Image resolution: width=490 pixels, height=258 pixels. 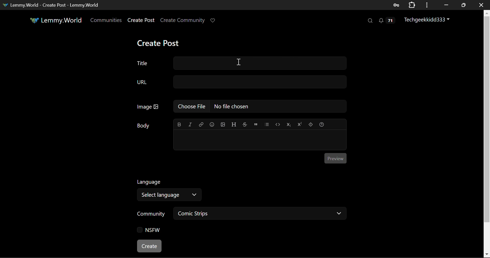 I want to click on Minimize Window, so click(x=463, y=4).